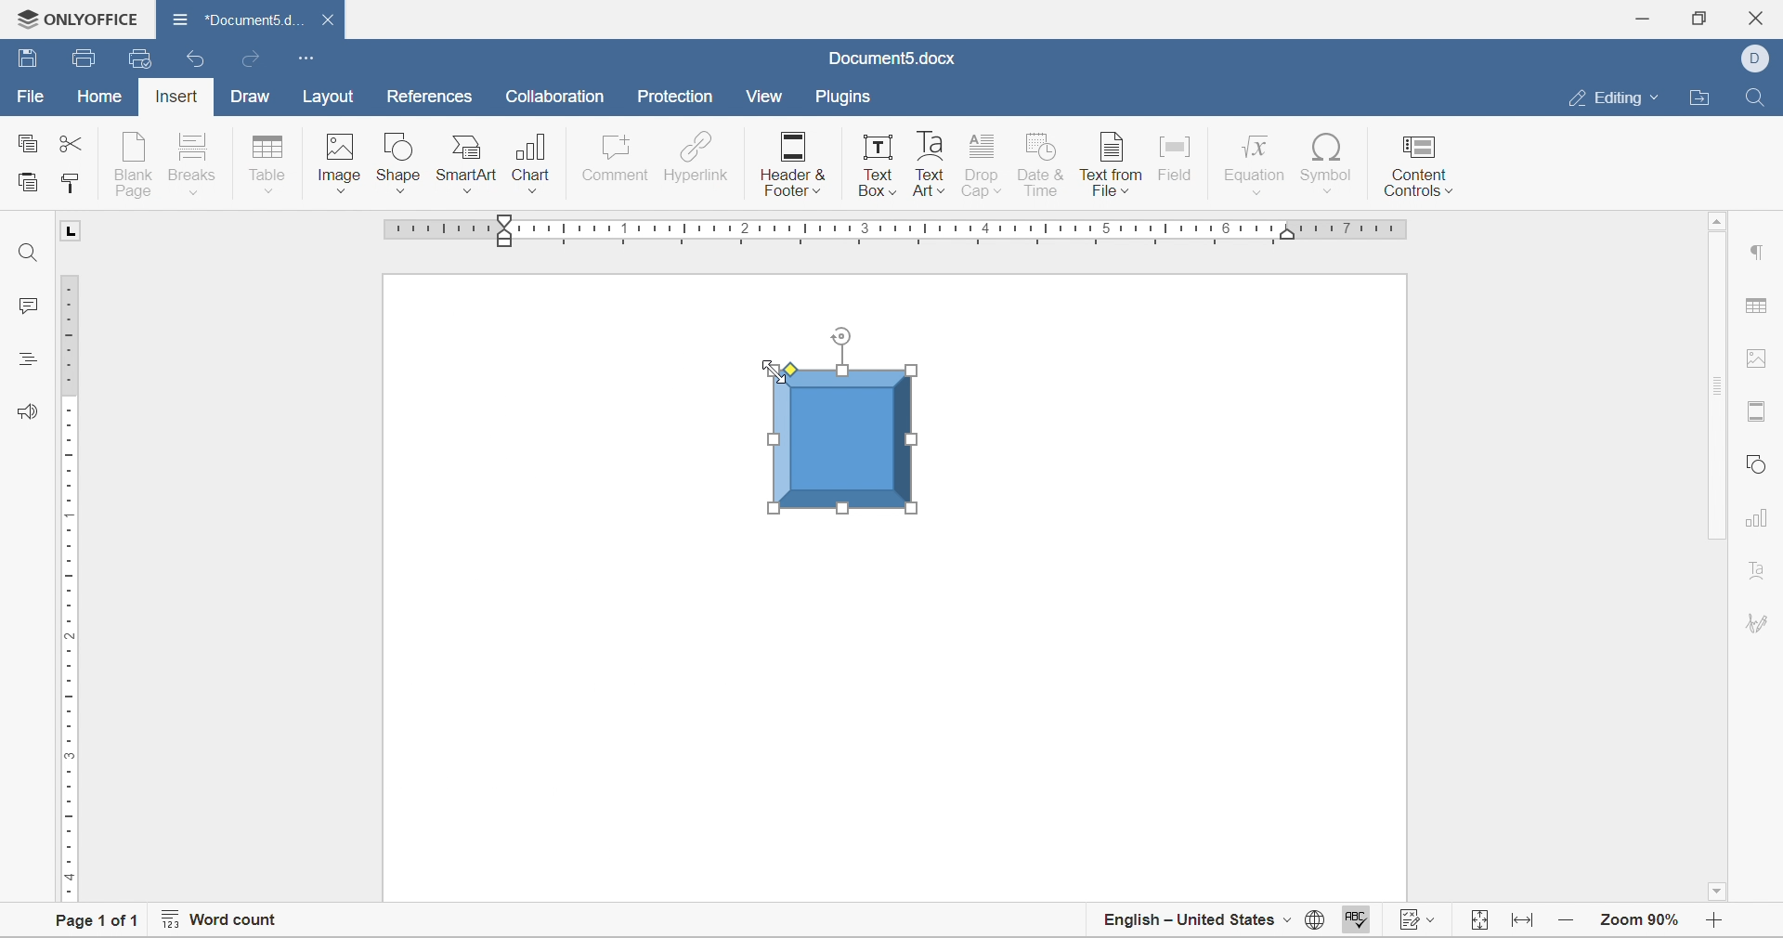 Image resolution: width=1783 pixels, height=938 pixels. What do you see at coordinates (329, 98) in the screenshot?
I see `layout` at bounding box center [329, 98].